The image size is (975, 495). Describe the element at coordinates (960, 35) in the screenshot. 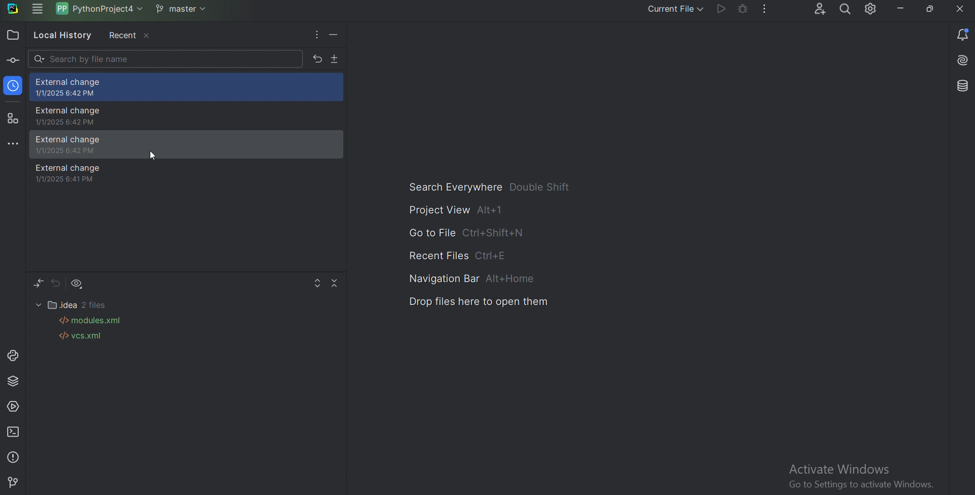

I see `Notification` at that location.